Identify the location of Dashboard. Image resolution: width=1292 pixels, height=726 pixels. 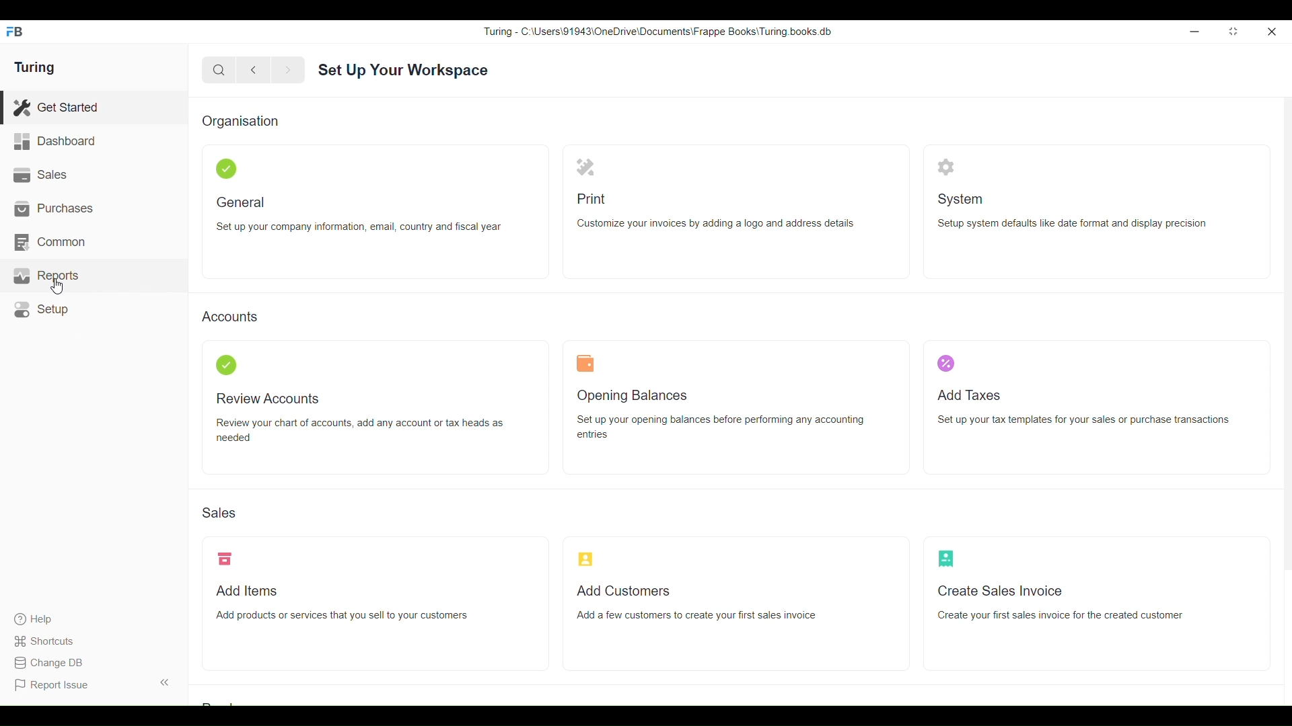
(94, 142).